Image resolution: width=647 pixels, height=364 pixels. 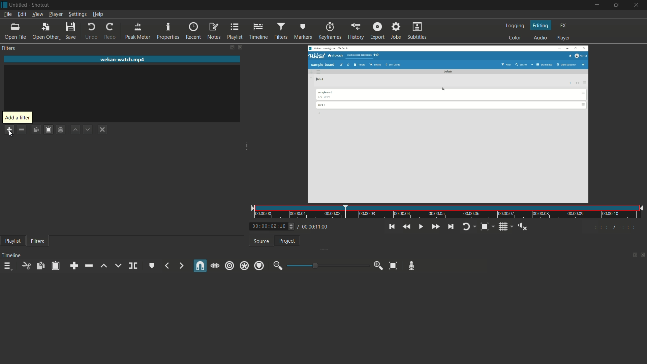 What do you see at coordinates (180, 266) in the screenshot?
I see `next marker` at bounding box center [180, 266].